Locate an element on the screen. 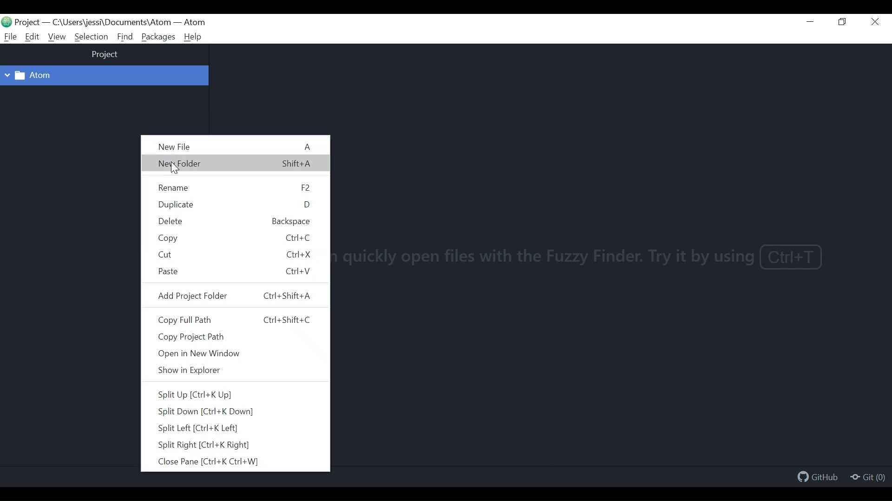  Shift+A is located at coordinates (296, 164).